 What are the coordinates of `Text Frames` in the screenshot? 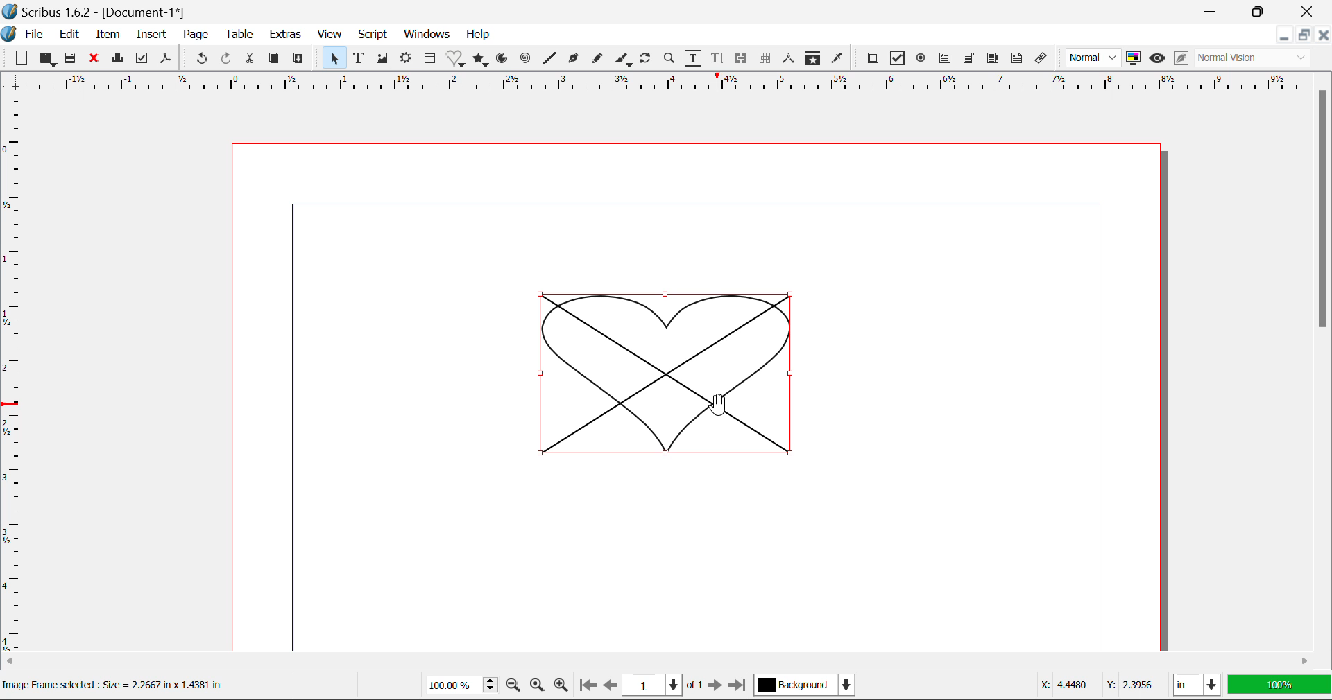 It's located at (359, 59).